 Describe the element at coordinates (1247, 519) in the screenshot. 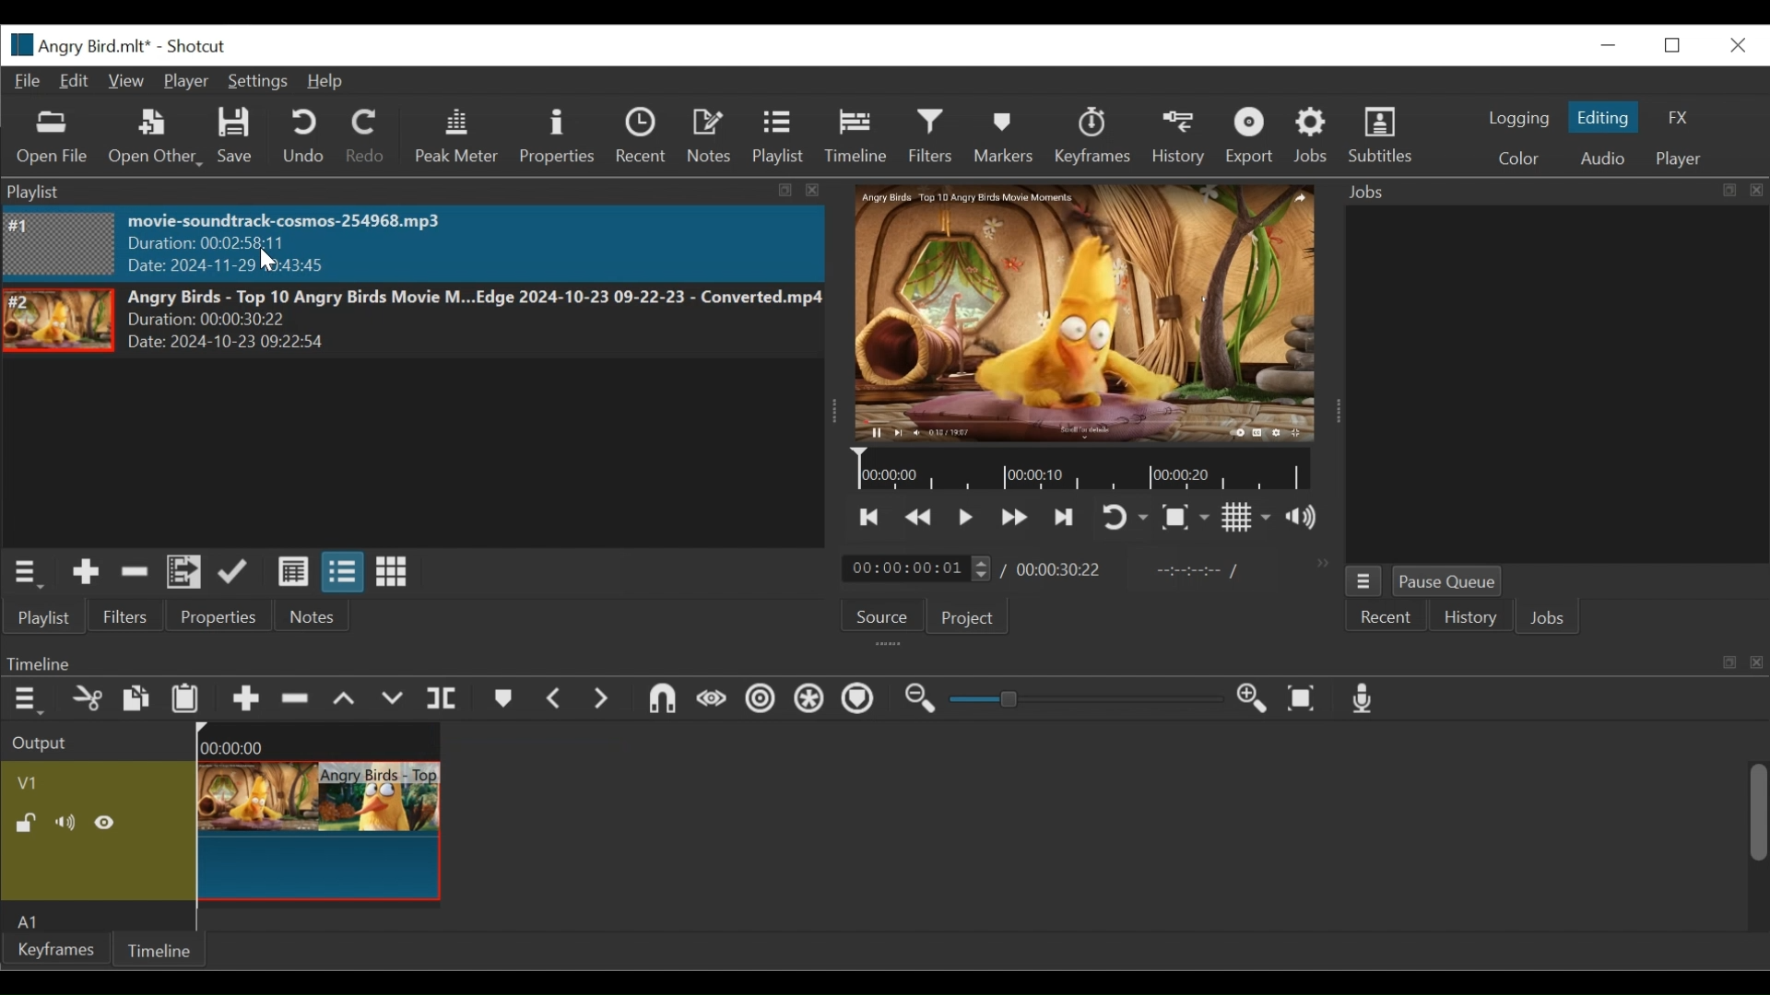

I see `Toggle display grid on the player` at that location.